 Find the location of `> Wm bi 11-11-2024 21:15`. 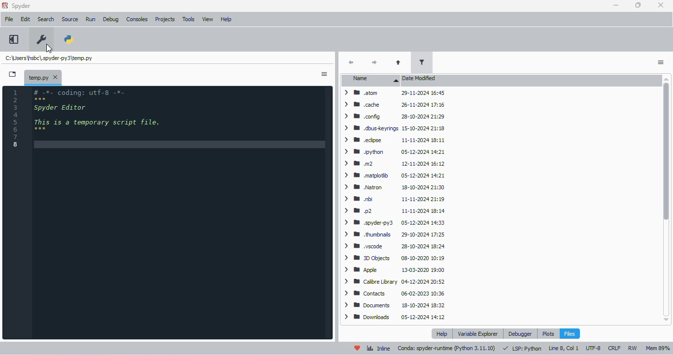

> Wm bi 11-11-2024 21:15 is located at coordinates (394, 199).